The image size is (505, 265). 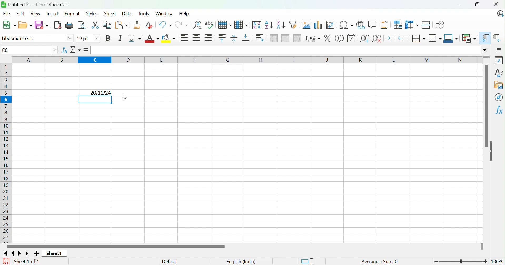 What do you see at coordinates (281, 25) in the screenshot?
I see `Sort descending` at bounding box center [281, 25].